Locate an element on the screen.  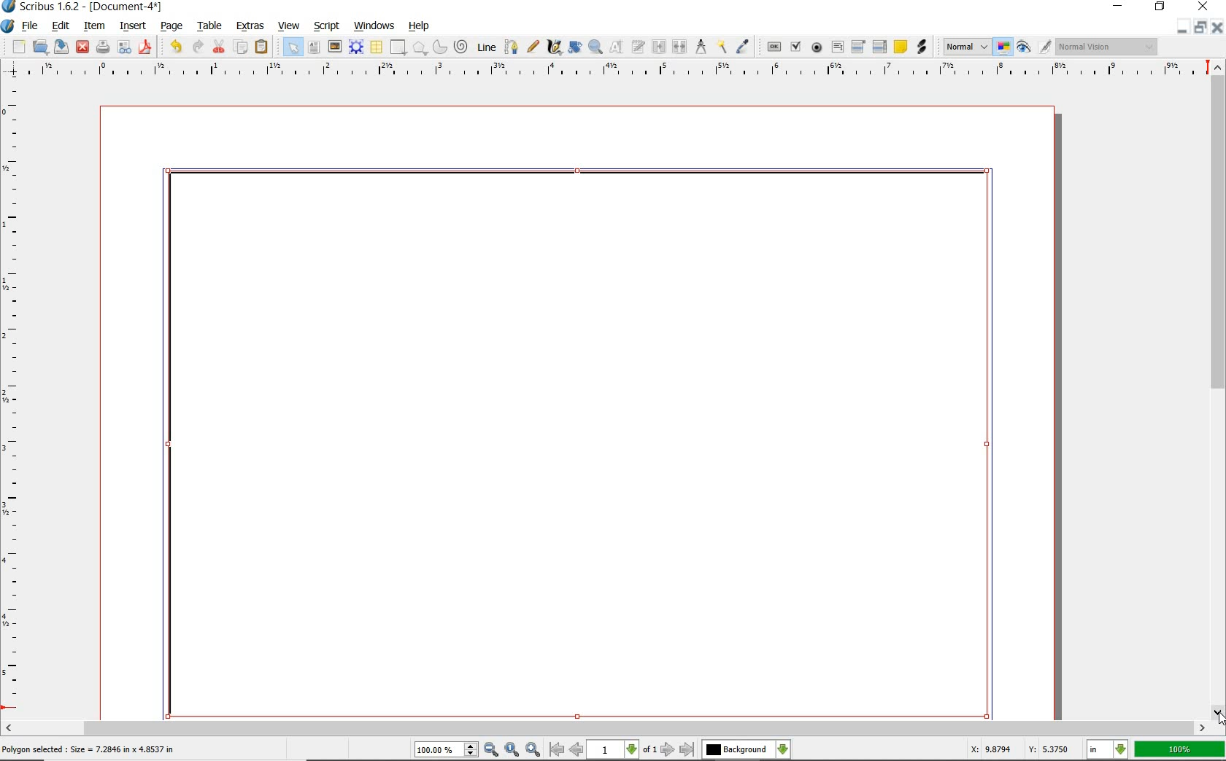
Normal Vision is located at coordinates (1106, 46).